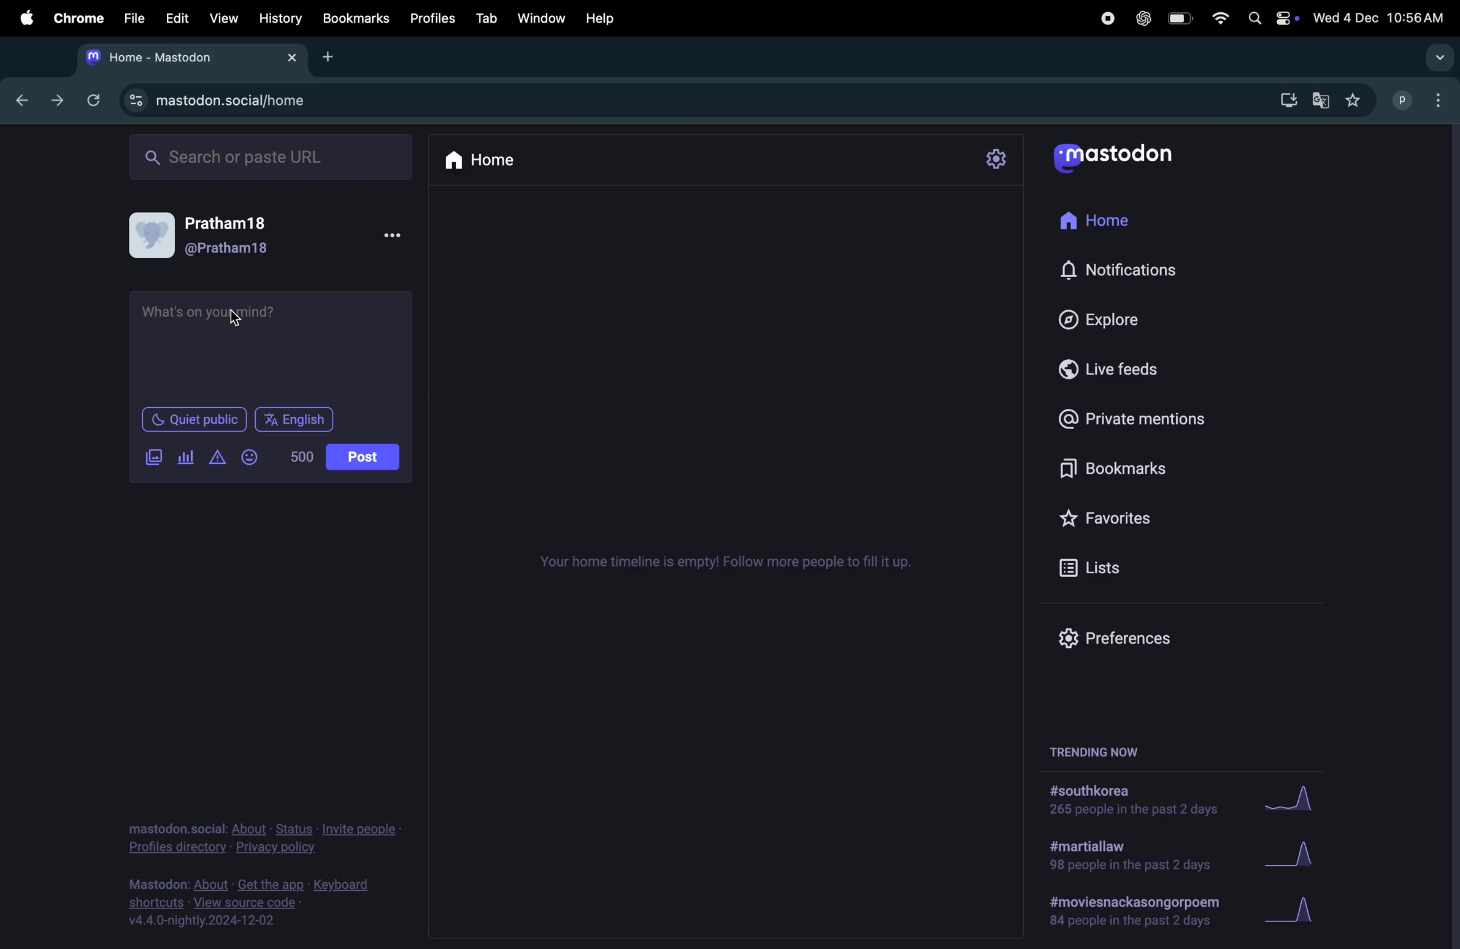  Describe the element at coordinates (179, 17) in the screenshot. I see `Edit` at that location.